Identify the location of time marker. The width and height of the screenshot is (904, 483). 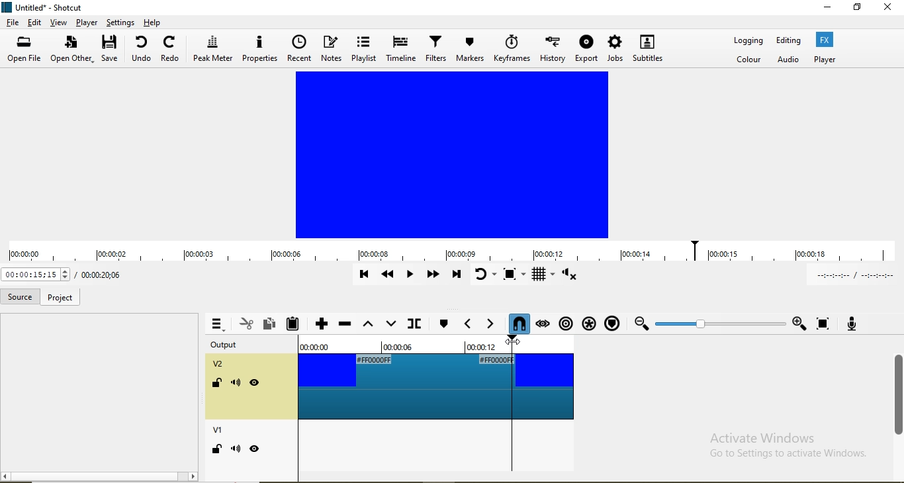
(513, 399).